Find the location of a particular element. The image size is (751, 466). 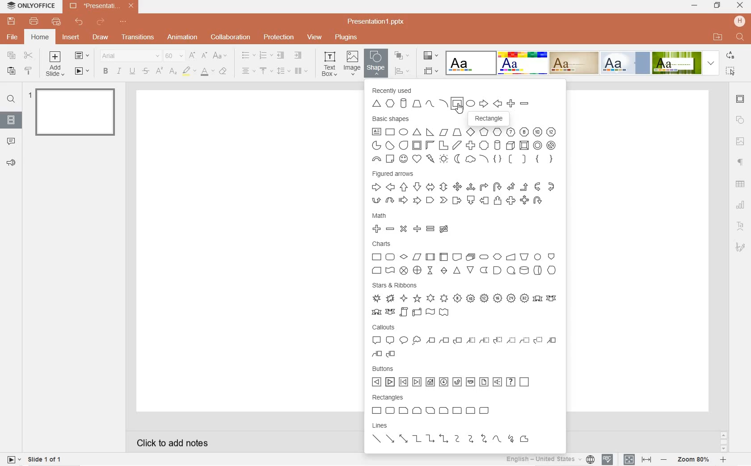

draw is located at coordinates (100, 36).